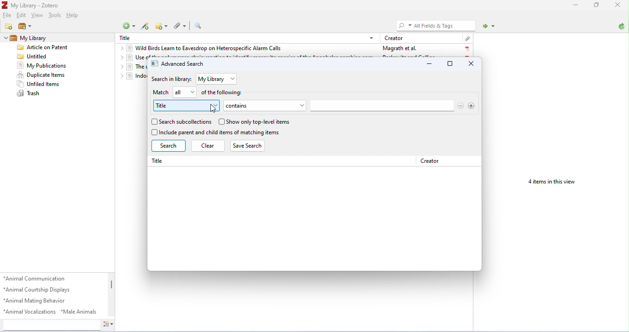  Describe the element at coordinates (159, 161) in the screenshot. I see `Title` at that location.